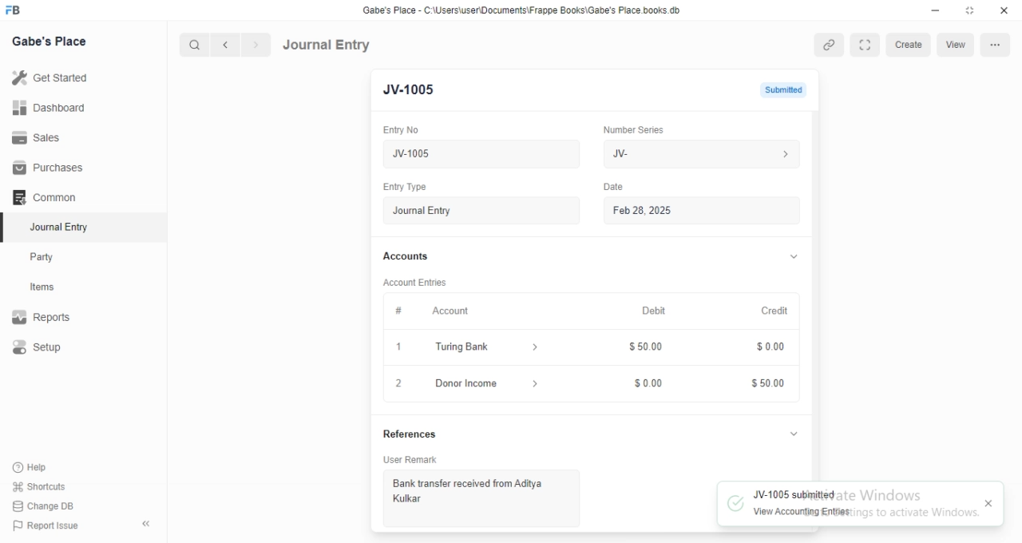 The height and width of the screenshot is (543, 1022). I want to click on next, so click(254, 46).